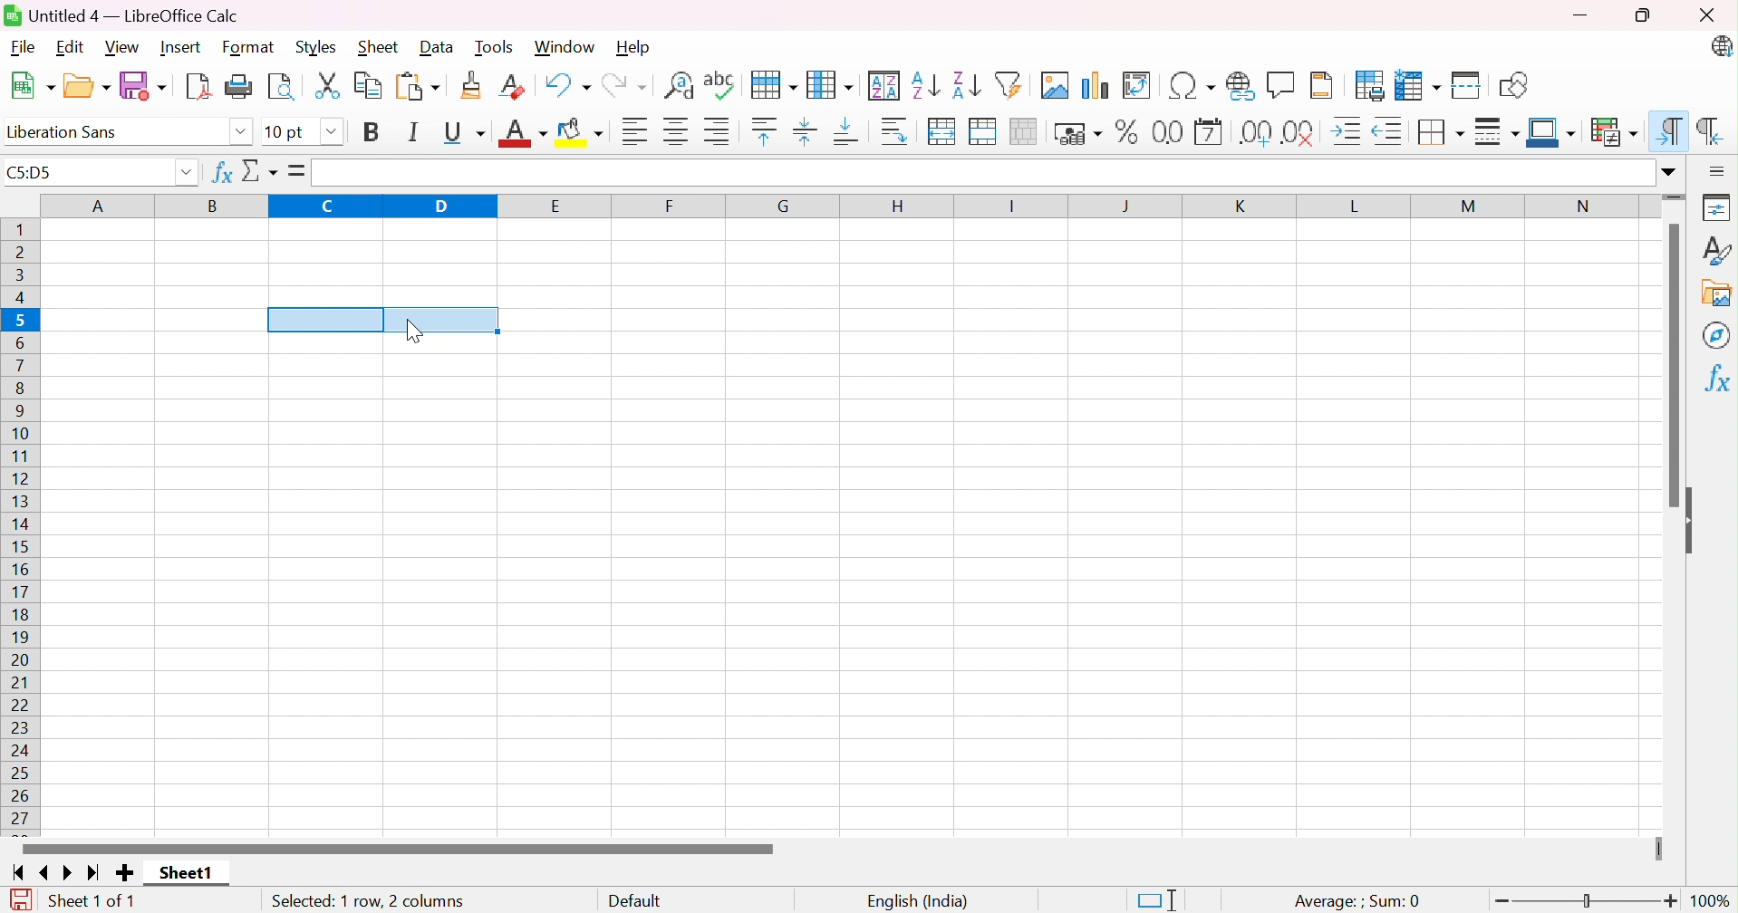 The height and width of the screenshot is (913, 1738). Describe the element at coordinates (316, 48) in the screenshot. I see `Styles` at that location.